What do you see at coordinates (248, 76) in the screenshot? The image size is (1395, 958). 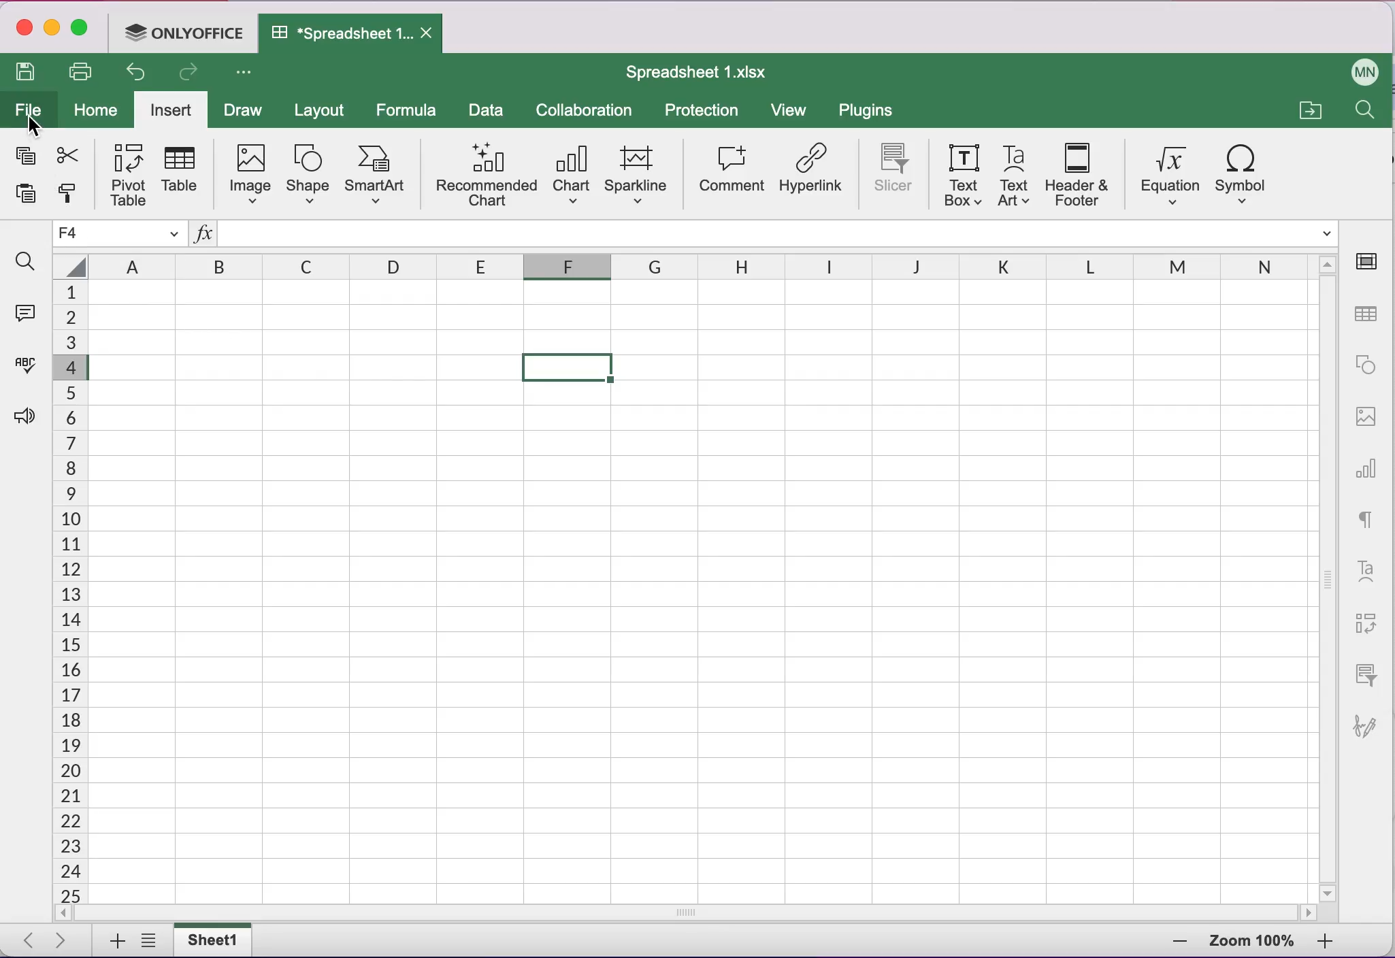 I see `more options` at bounding box center [248, 76].